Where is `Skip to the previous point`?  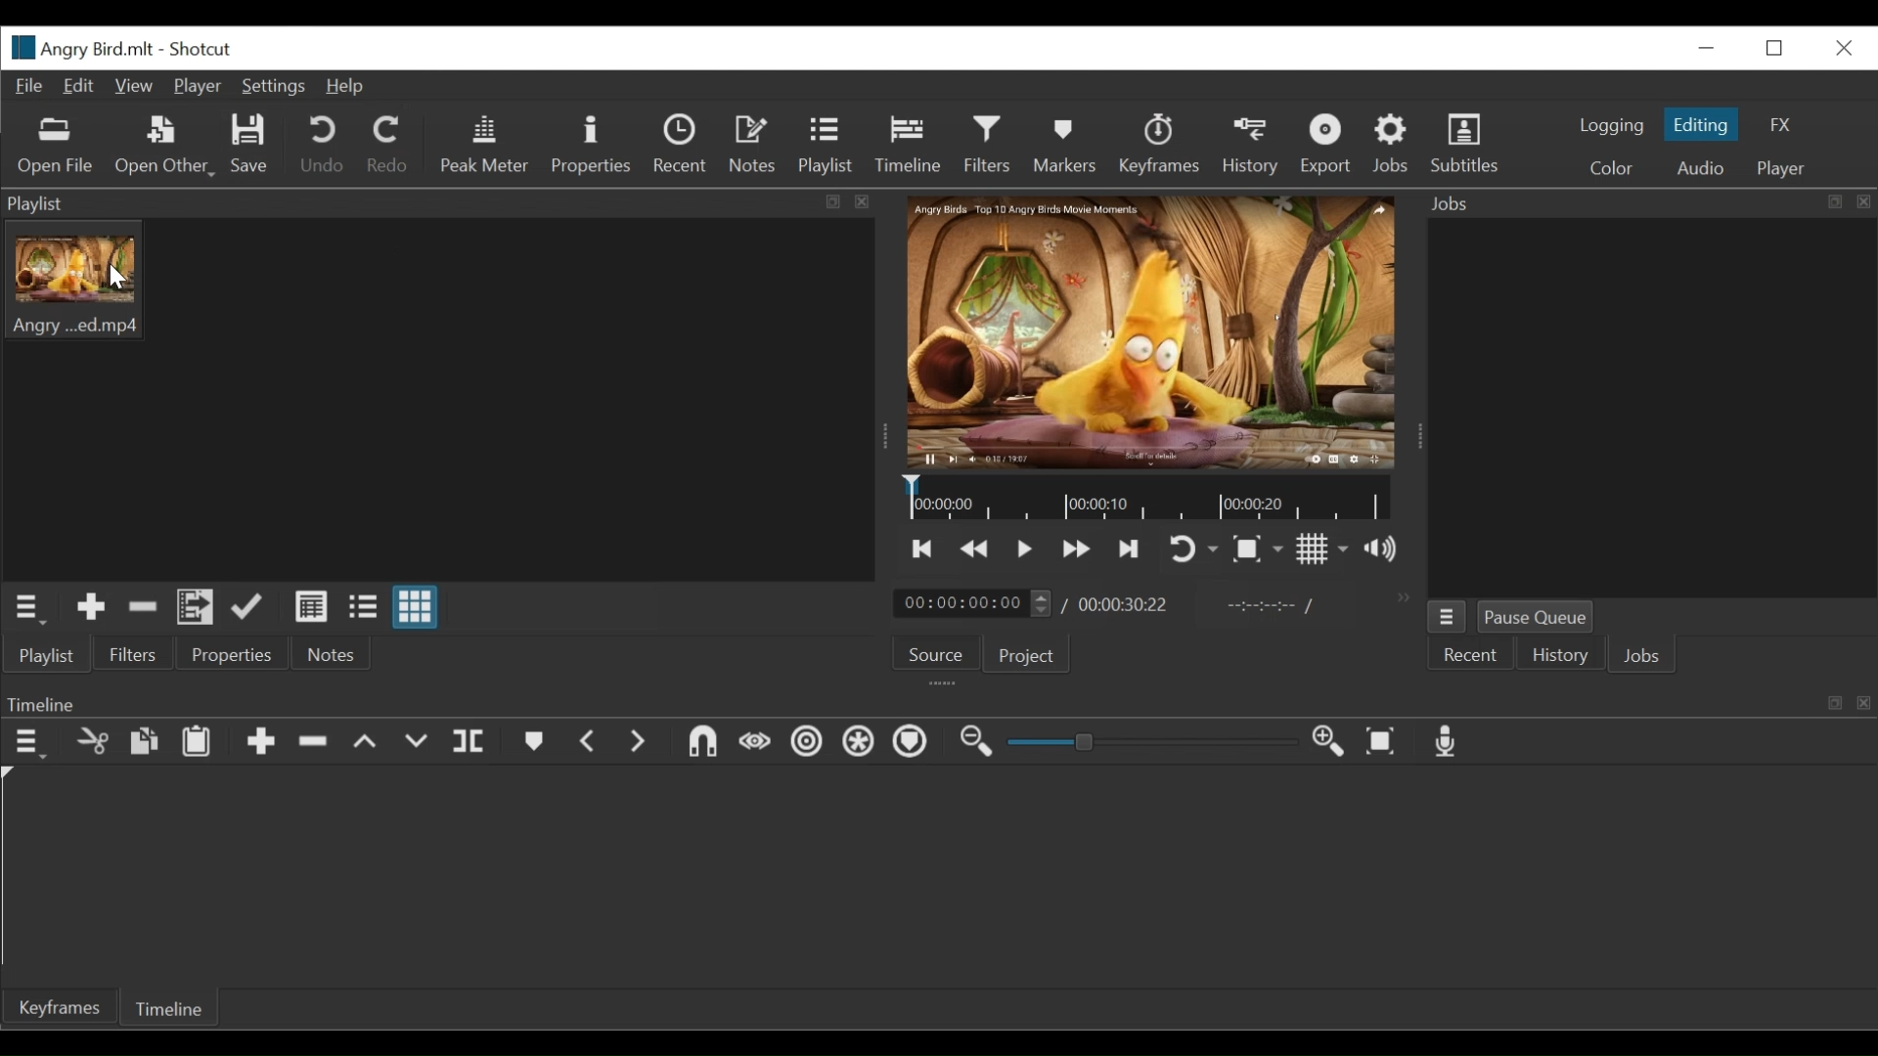
Skip to the previous point is located at coordinates (924, 548).